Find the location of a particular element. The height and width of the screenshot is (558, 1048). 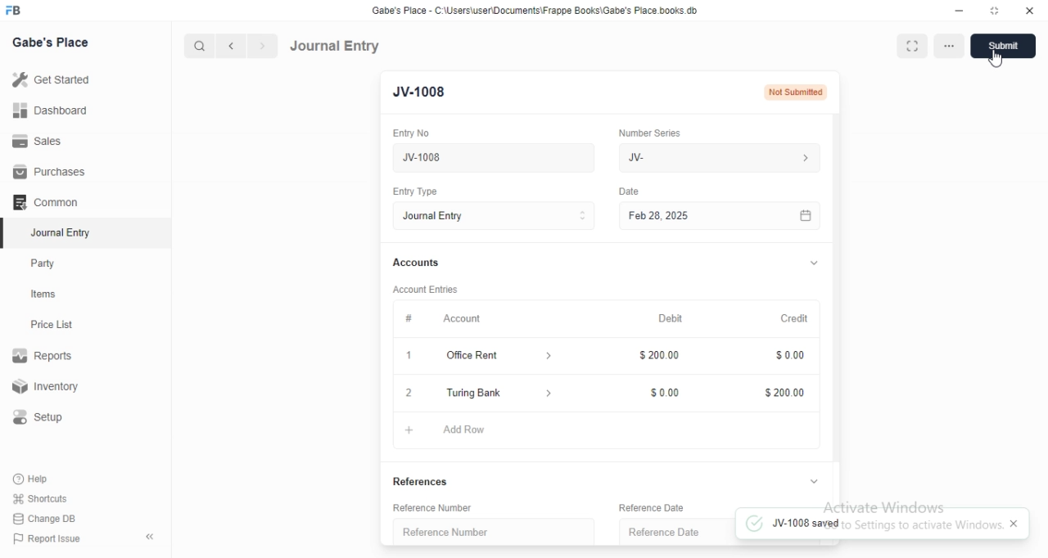

Party is located at coordinates (47, 263).